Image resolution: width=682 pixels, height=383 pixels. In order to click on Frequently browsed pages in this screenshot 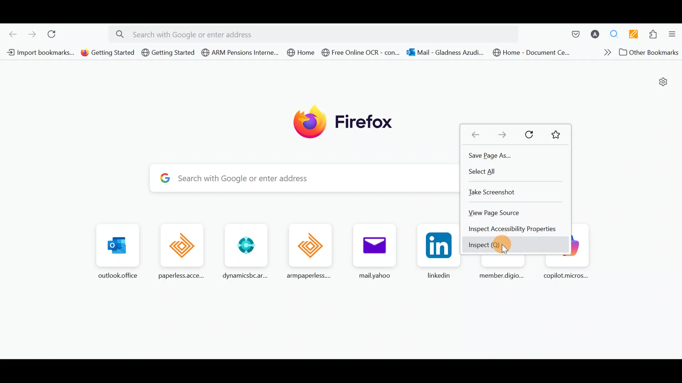, I will do `click(274, 251)`.